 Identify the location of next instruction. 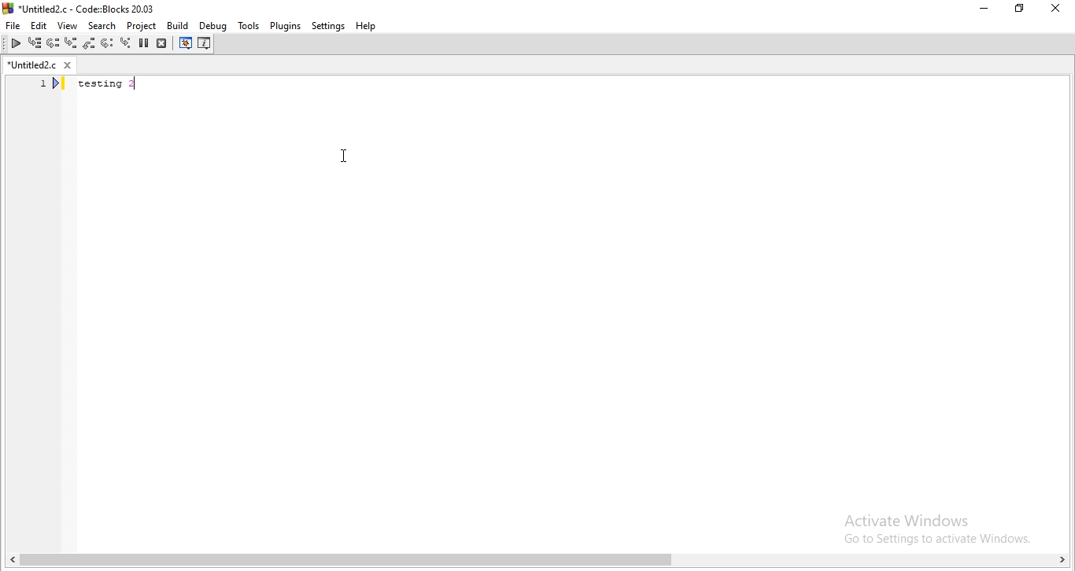
(90, 44).